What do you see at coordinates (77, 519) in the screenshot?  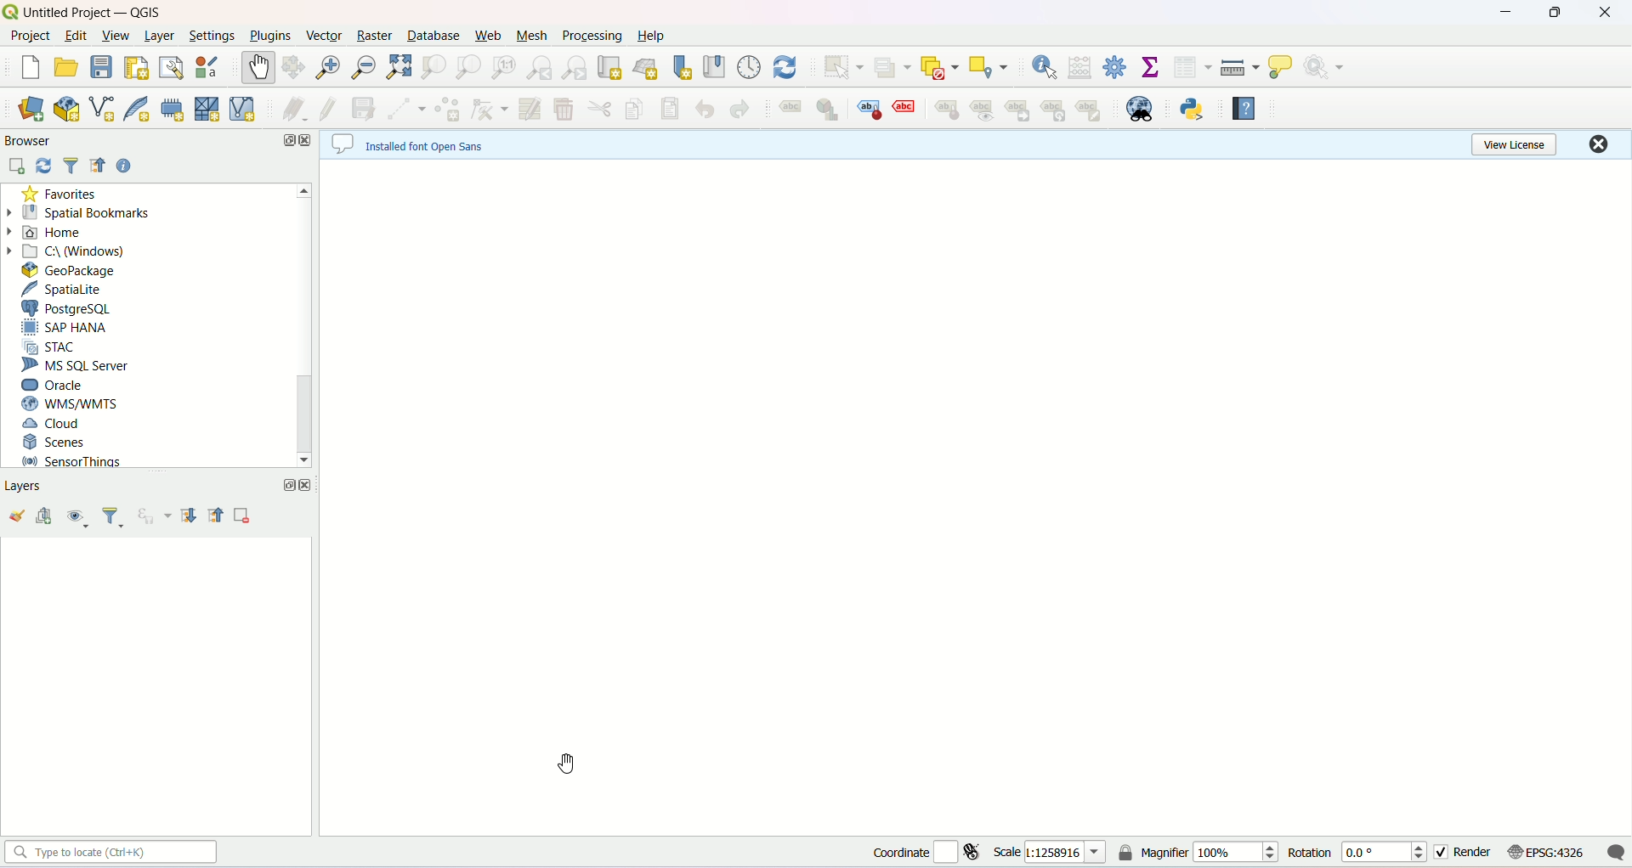 I see `manage map theme` at bounding box center [77, 519].